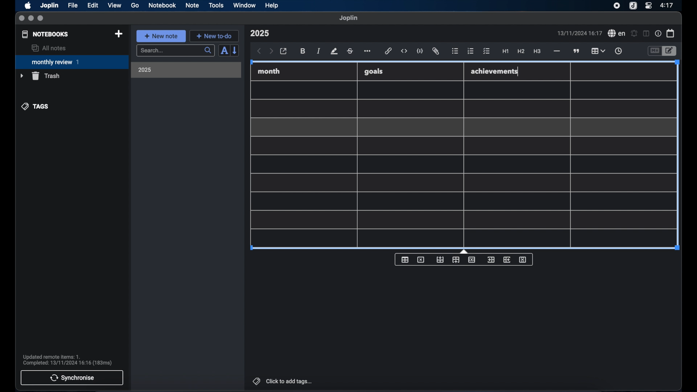 The image size is (697, 392). What do you see at coordinates (162, 5) in the screenshot?
I see `notebook` at bounding box center [162, 5].